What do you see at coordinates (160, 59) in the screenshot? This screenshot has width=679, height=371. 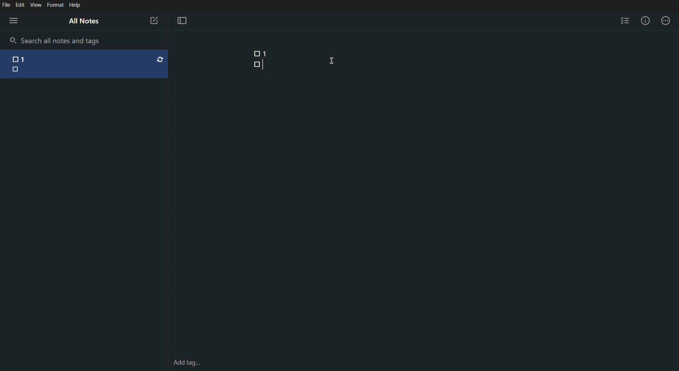 I see `reset` at bounding box center [160, 59].